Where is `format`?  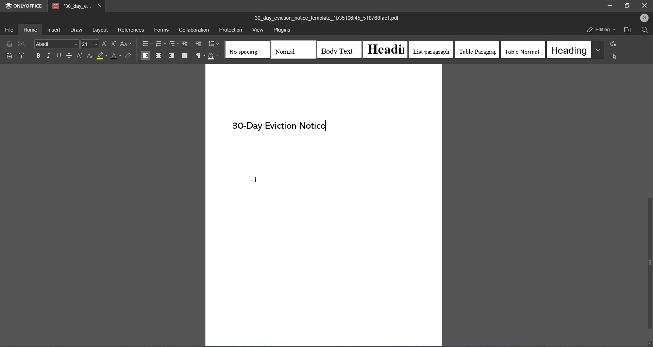
format is located at coordinates (21, 55).